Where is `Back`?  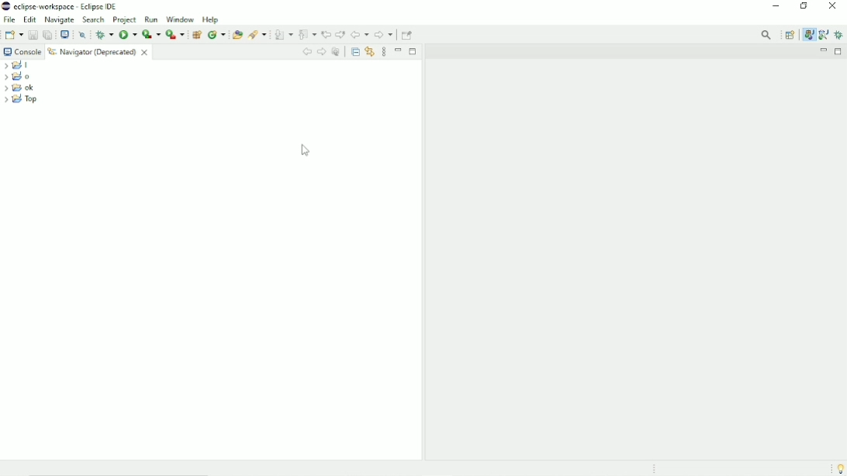
Back is located at coordinates (306, 51).